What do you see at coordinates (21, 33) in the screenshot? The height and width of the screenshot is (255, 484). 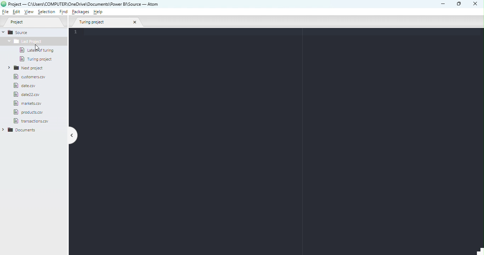 I see `Source` at bounding box center [21, 33].